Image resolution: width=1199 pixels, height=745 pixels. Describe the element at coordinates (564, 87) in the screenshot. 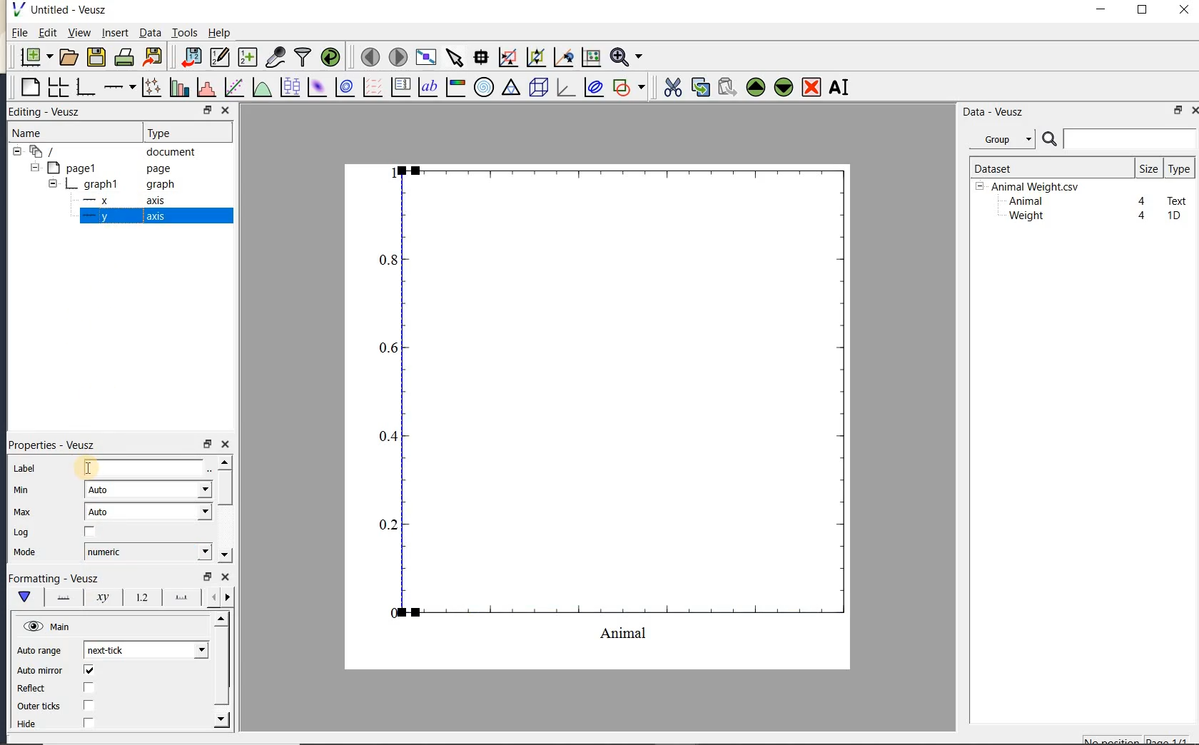

I see `3d graph` at that location.